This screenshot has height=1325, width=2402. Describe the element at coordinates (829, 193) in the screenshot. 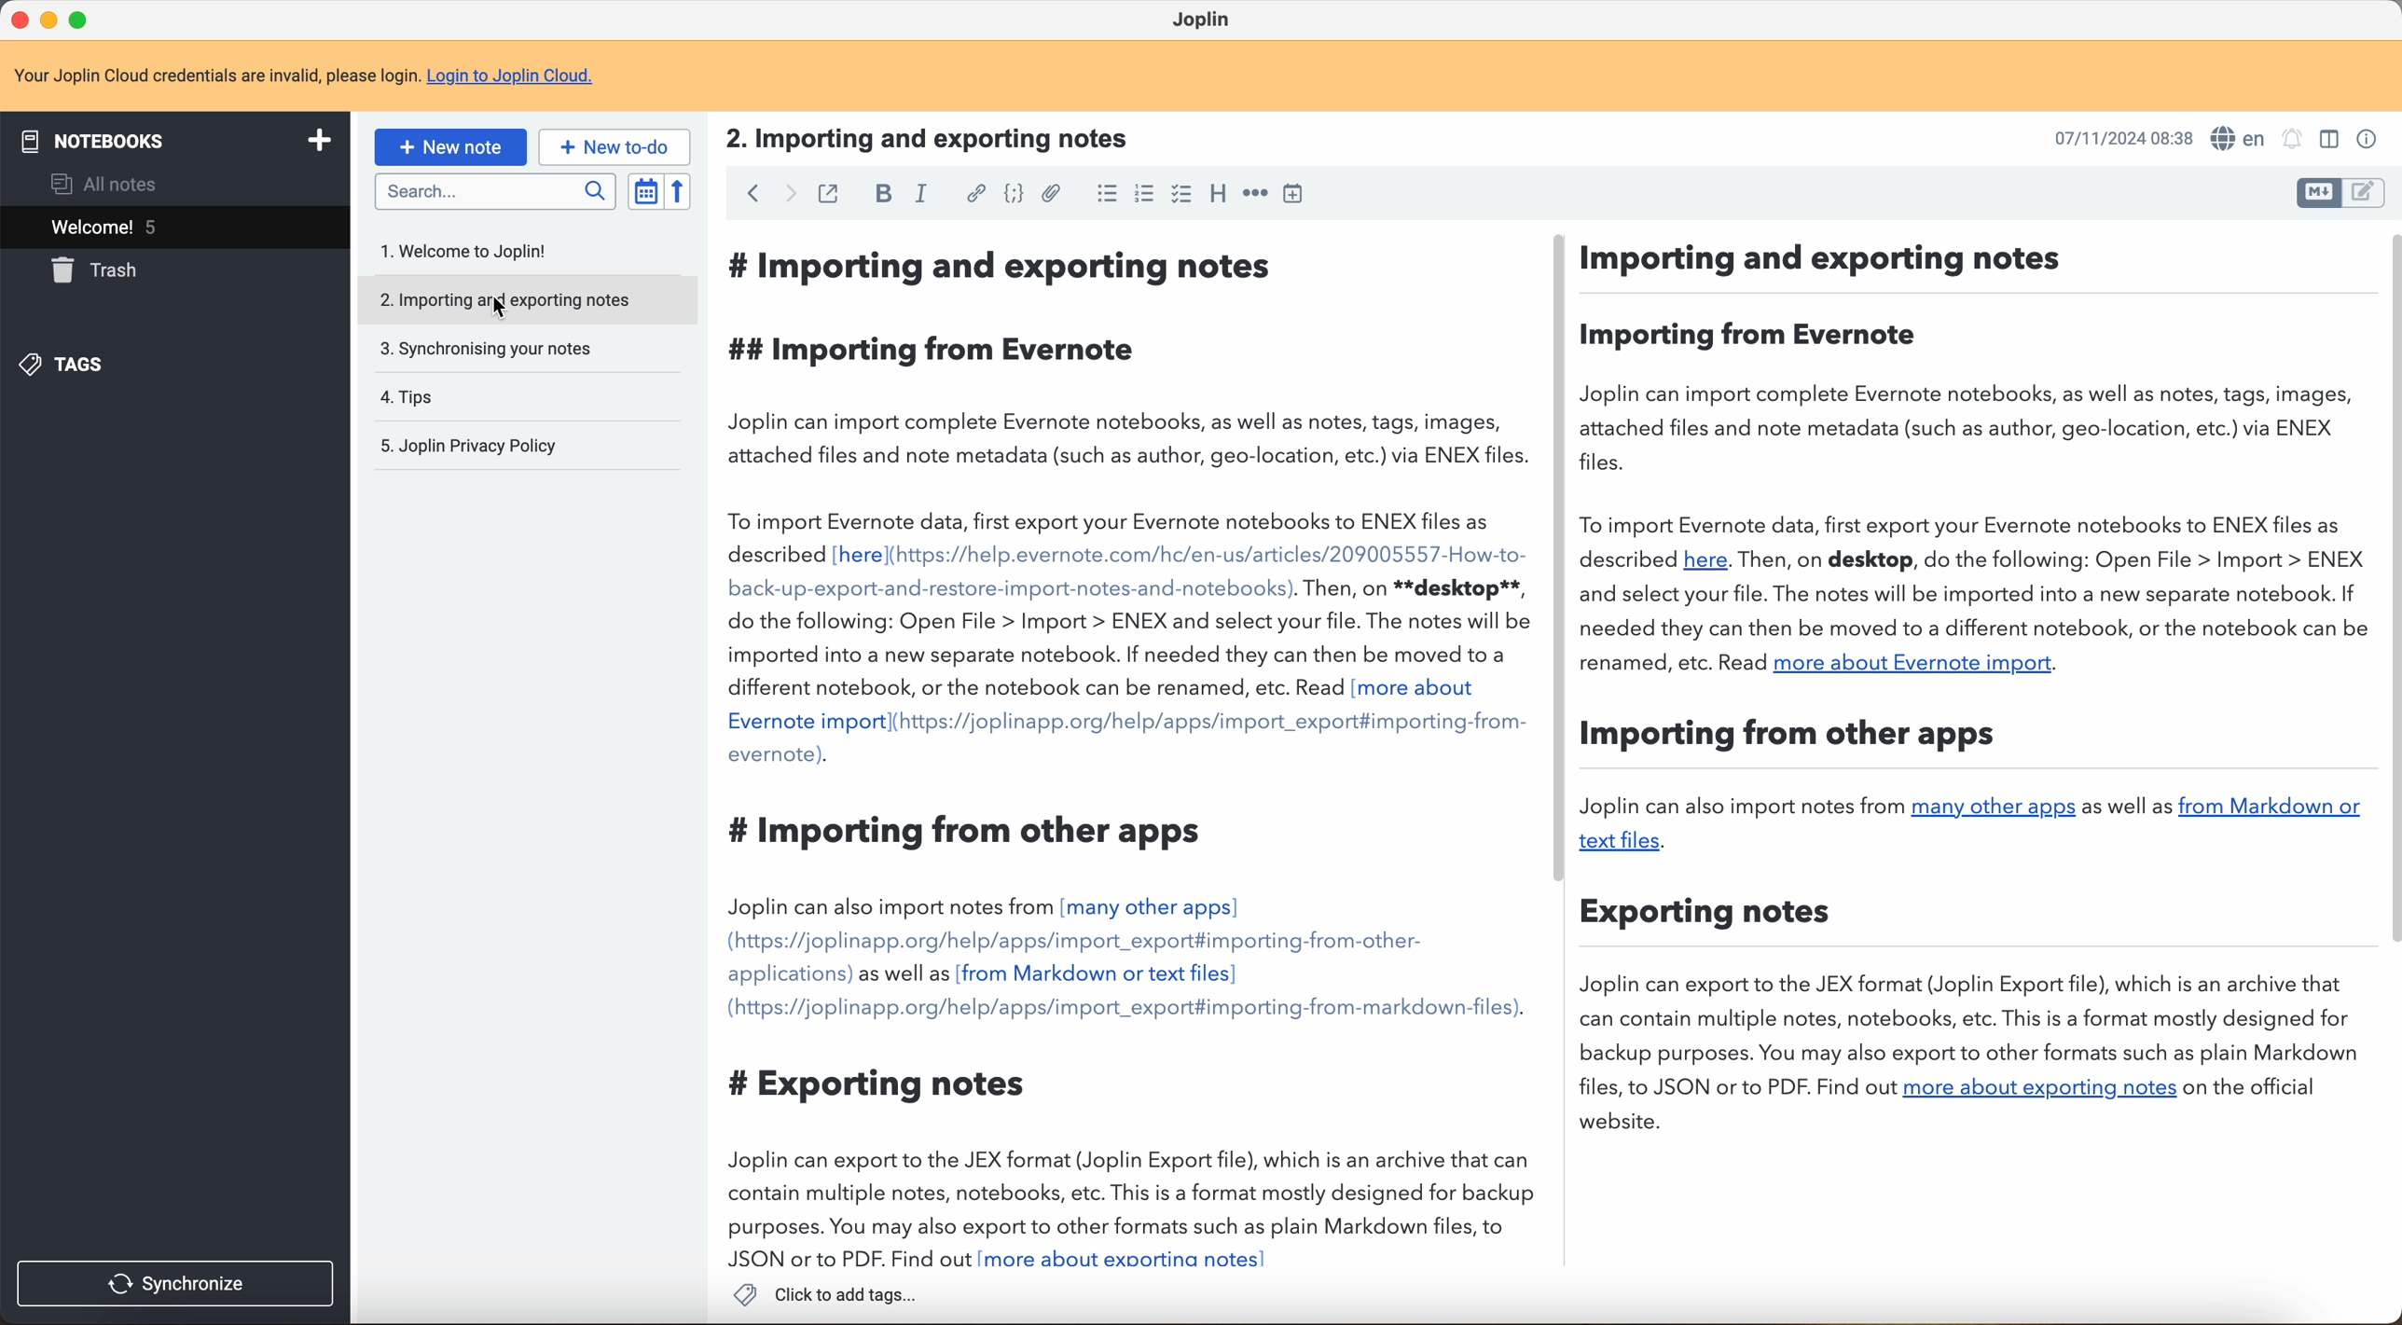

I see `toggle external editing` at that location.